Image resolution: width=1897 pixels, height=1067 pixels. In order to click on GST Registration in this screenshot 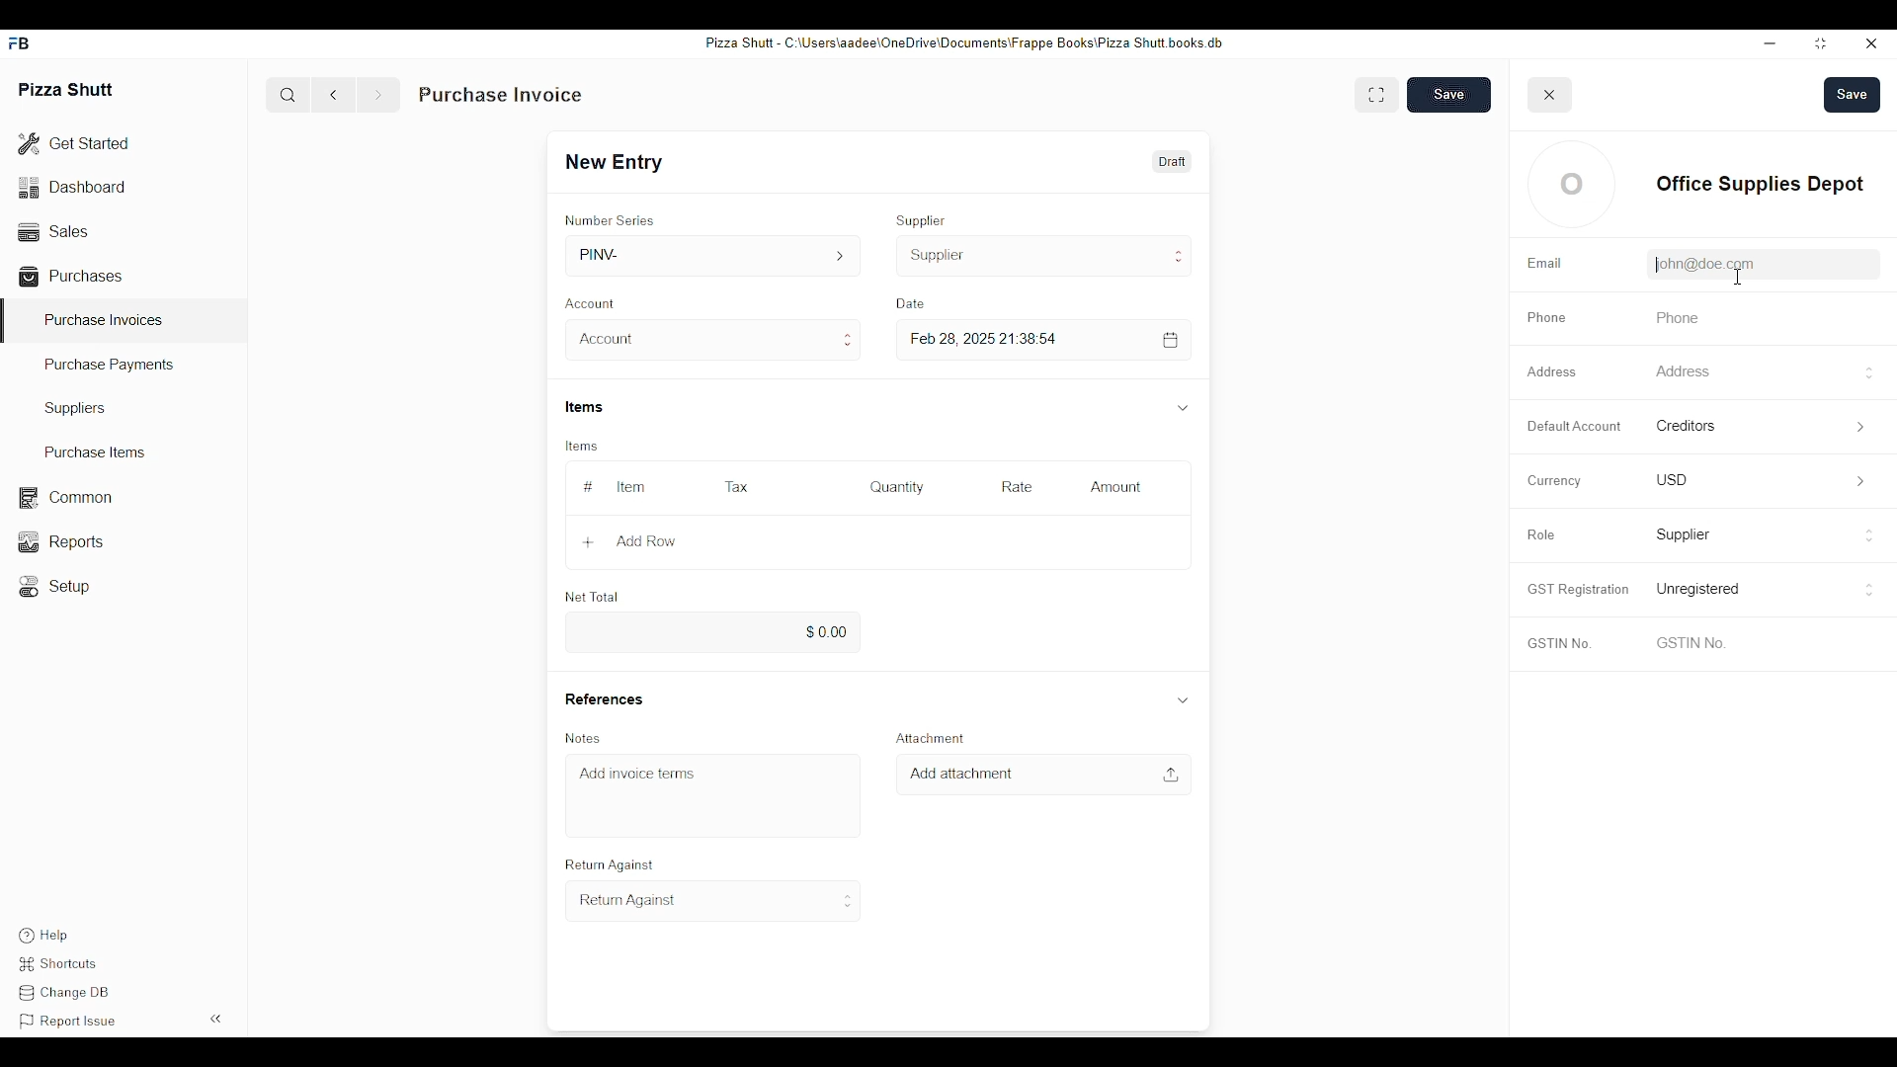, I will do `click(1576, 589)`.